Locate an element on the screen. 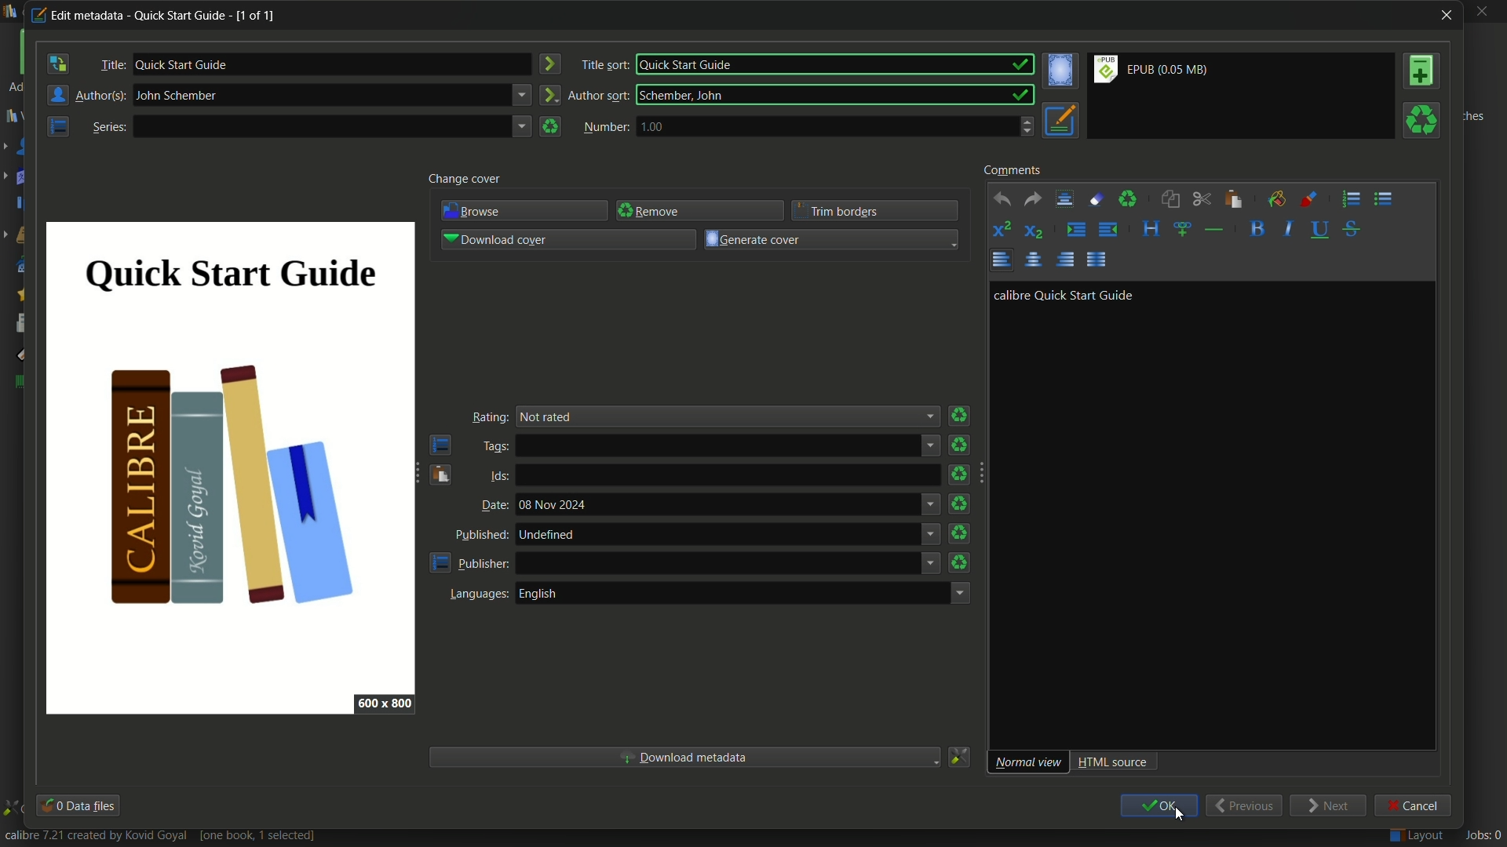 This screenshot has height=847, width=1507. change how metadata is download is located at coordinates (958, 757).